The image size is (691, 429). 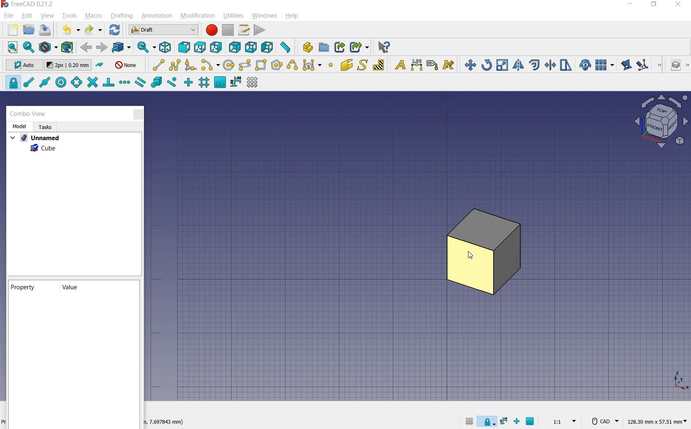 What do you see at coordinates (141, 83) in the screenshot?
I see `snap parallel` at bounding box center [141, 83].